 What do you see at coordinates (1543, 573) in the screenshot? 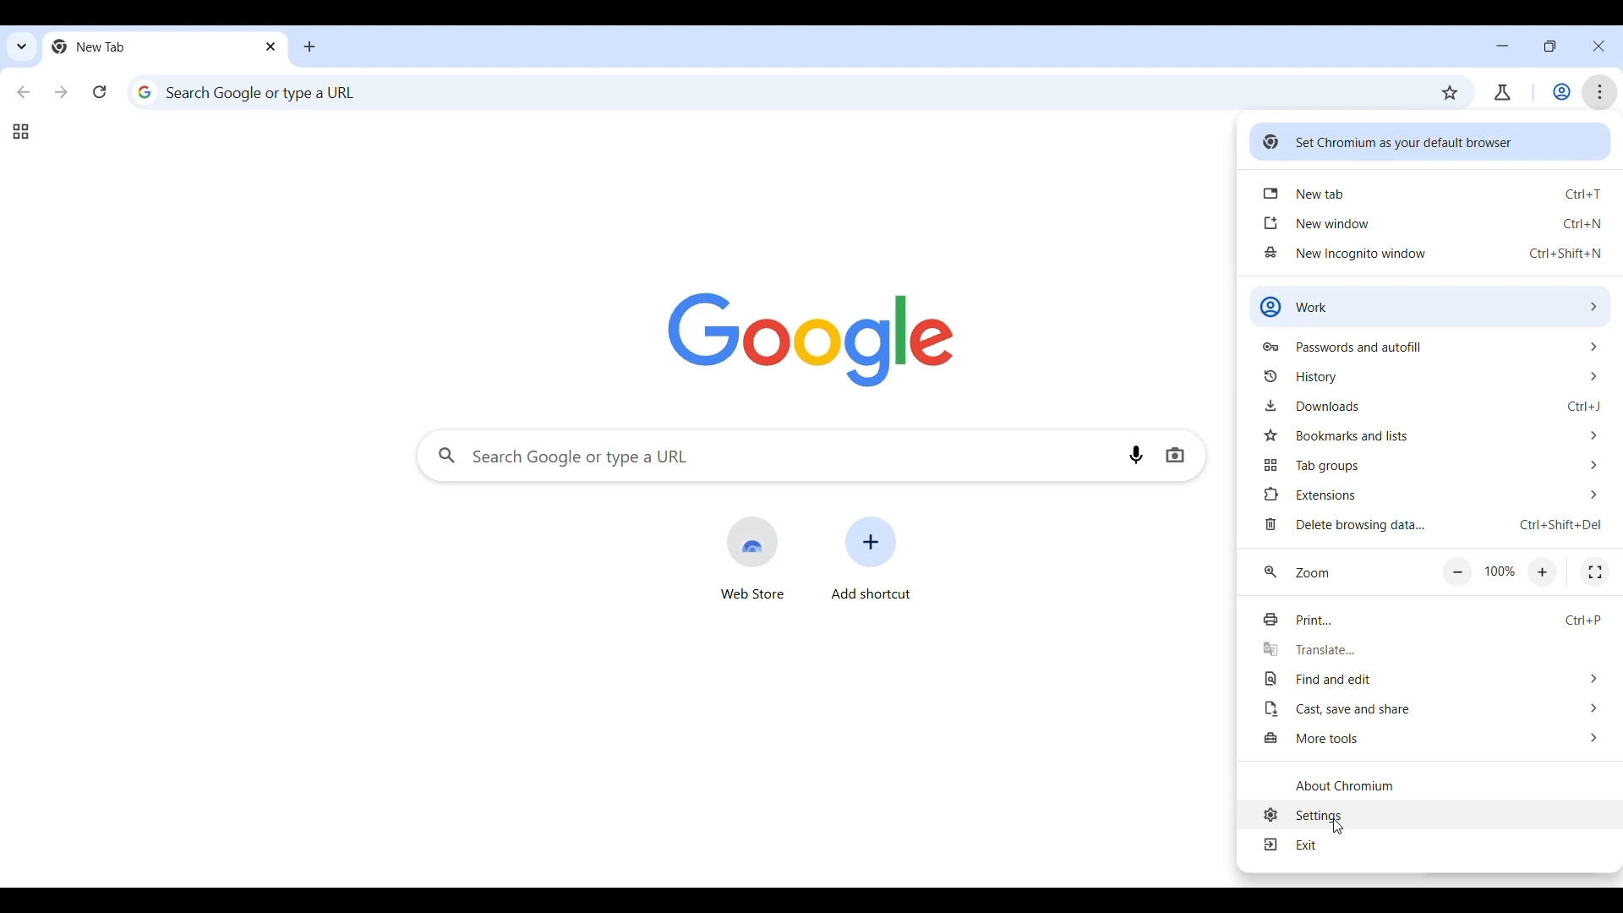
I see `Zoom in` at bounding box center [1543, 573].